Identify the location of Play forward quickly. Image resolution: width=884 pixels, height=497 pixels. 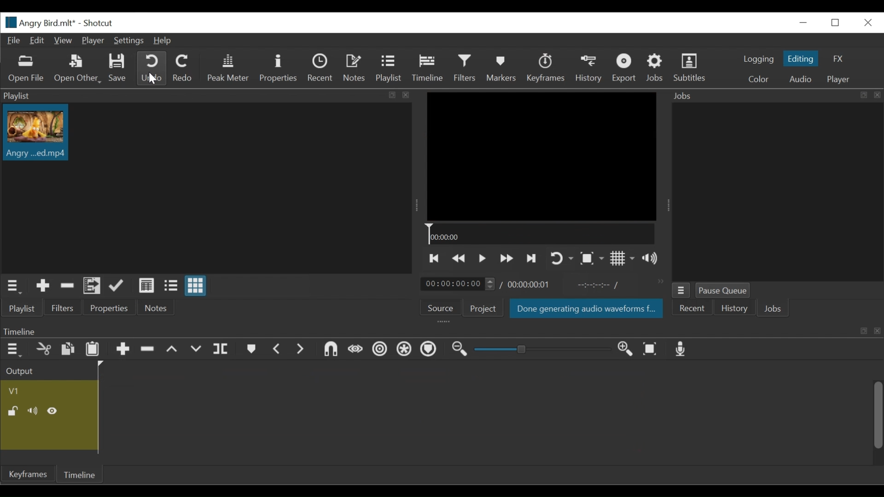
(506, 258).